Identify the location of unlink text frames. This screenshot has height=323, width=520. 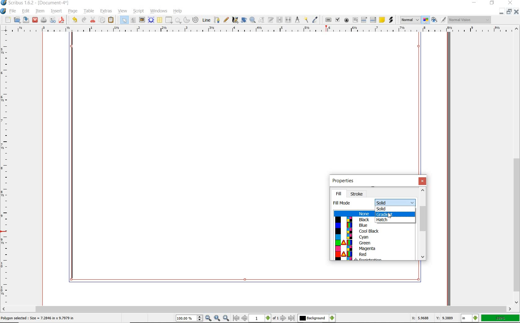
(288, 19).